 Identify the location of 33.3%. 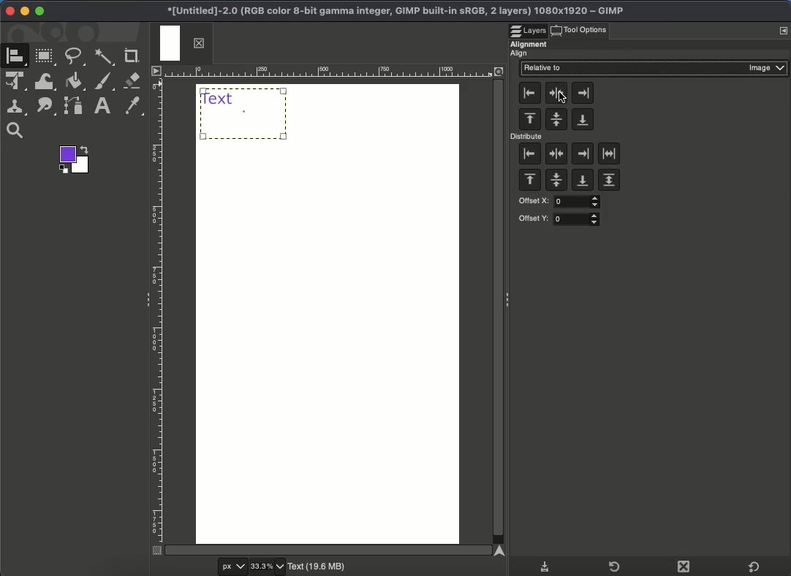
(268, 566).